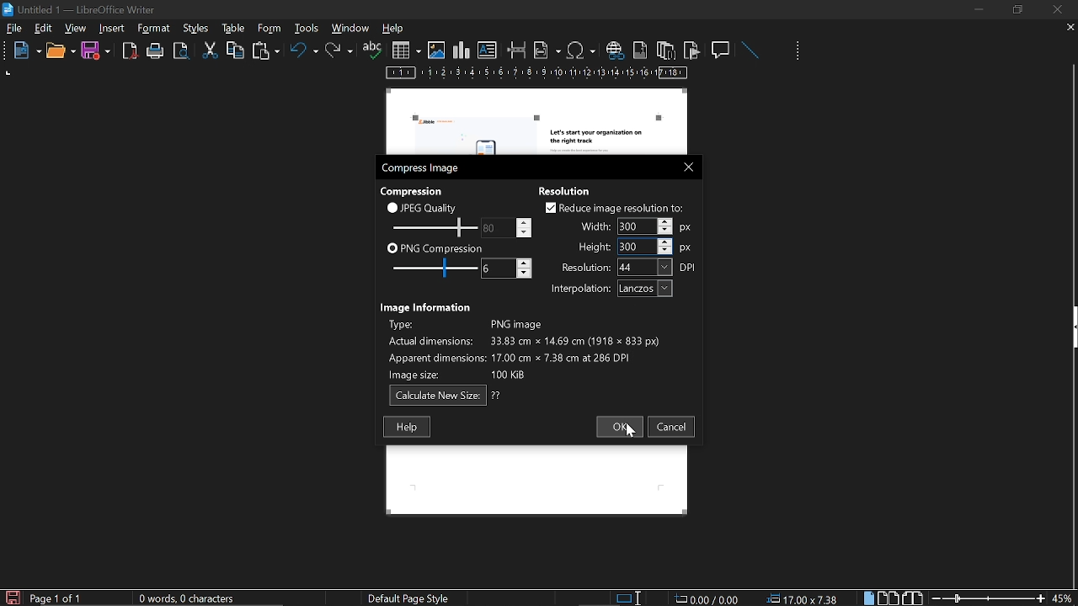 The width and height of the screenshot is (1078, 606). I want to click on export as pdf, so click(131, 51).